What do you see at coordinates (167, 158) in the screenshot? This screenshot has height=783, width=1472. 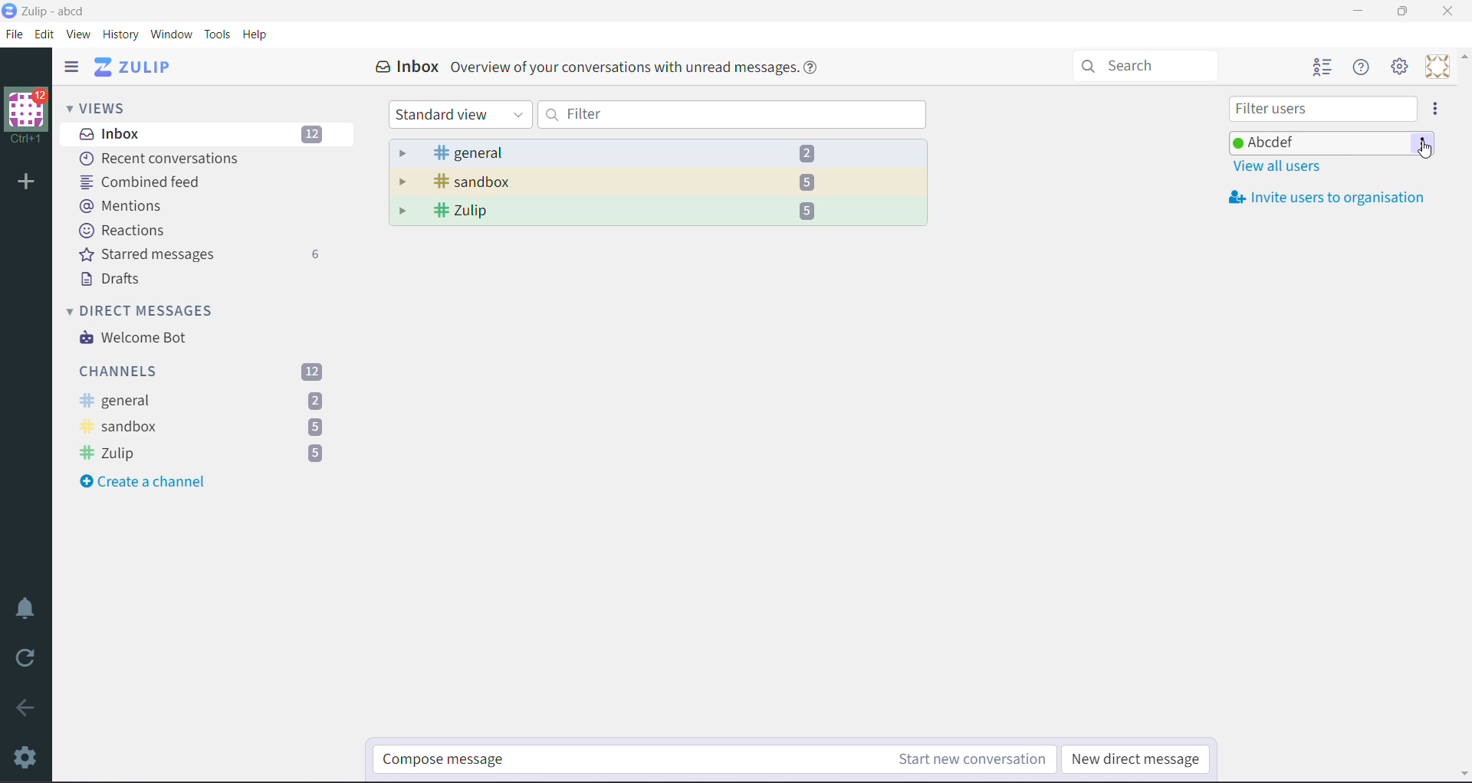 I see `Recent Conversations` at bounding box center [167, 158].